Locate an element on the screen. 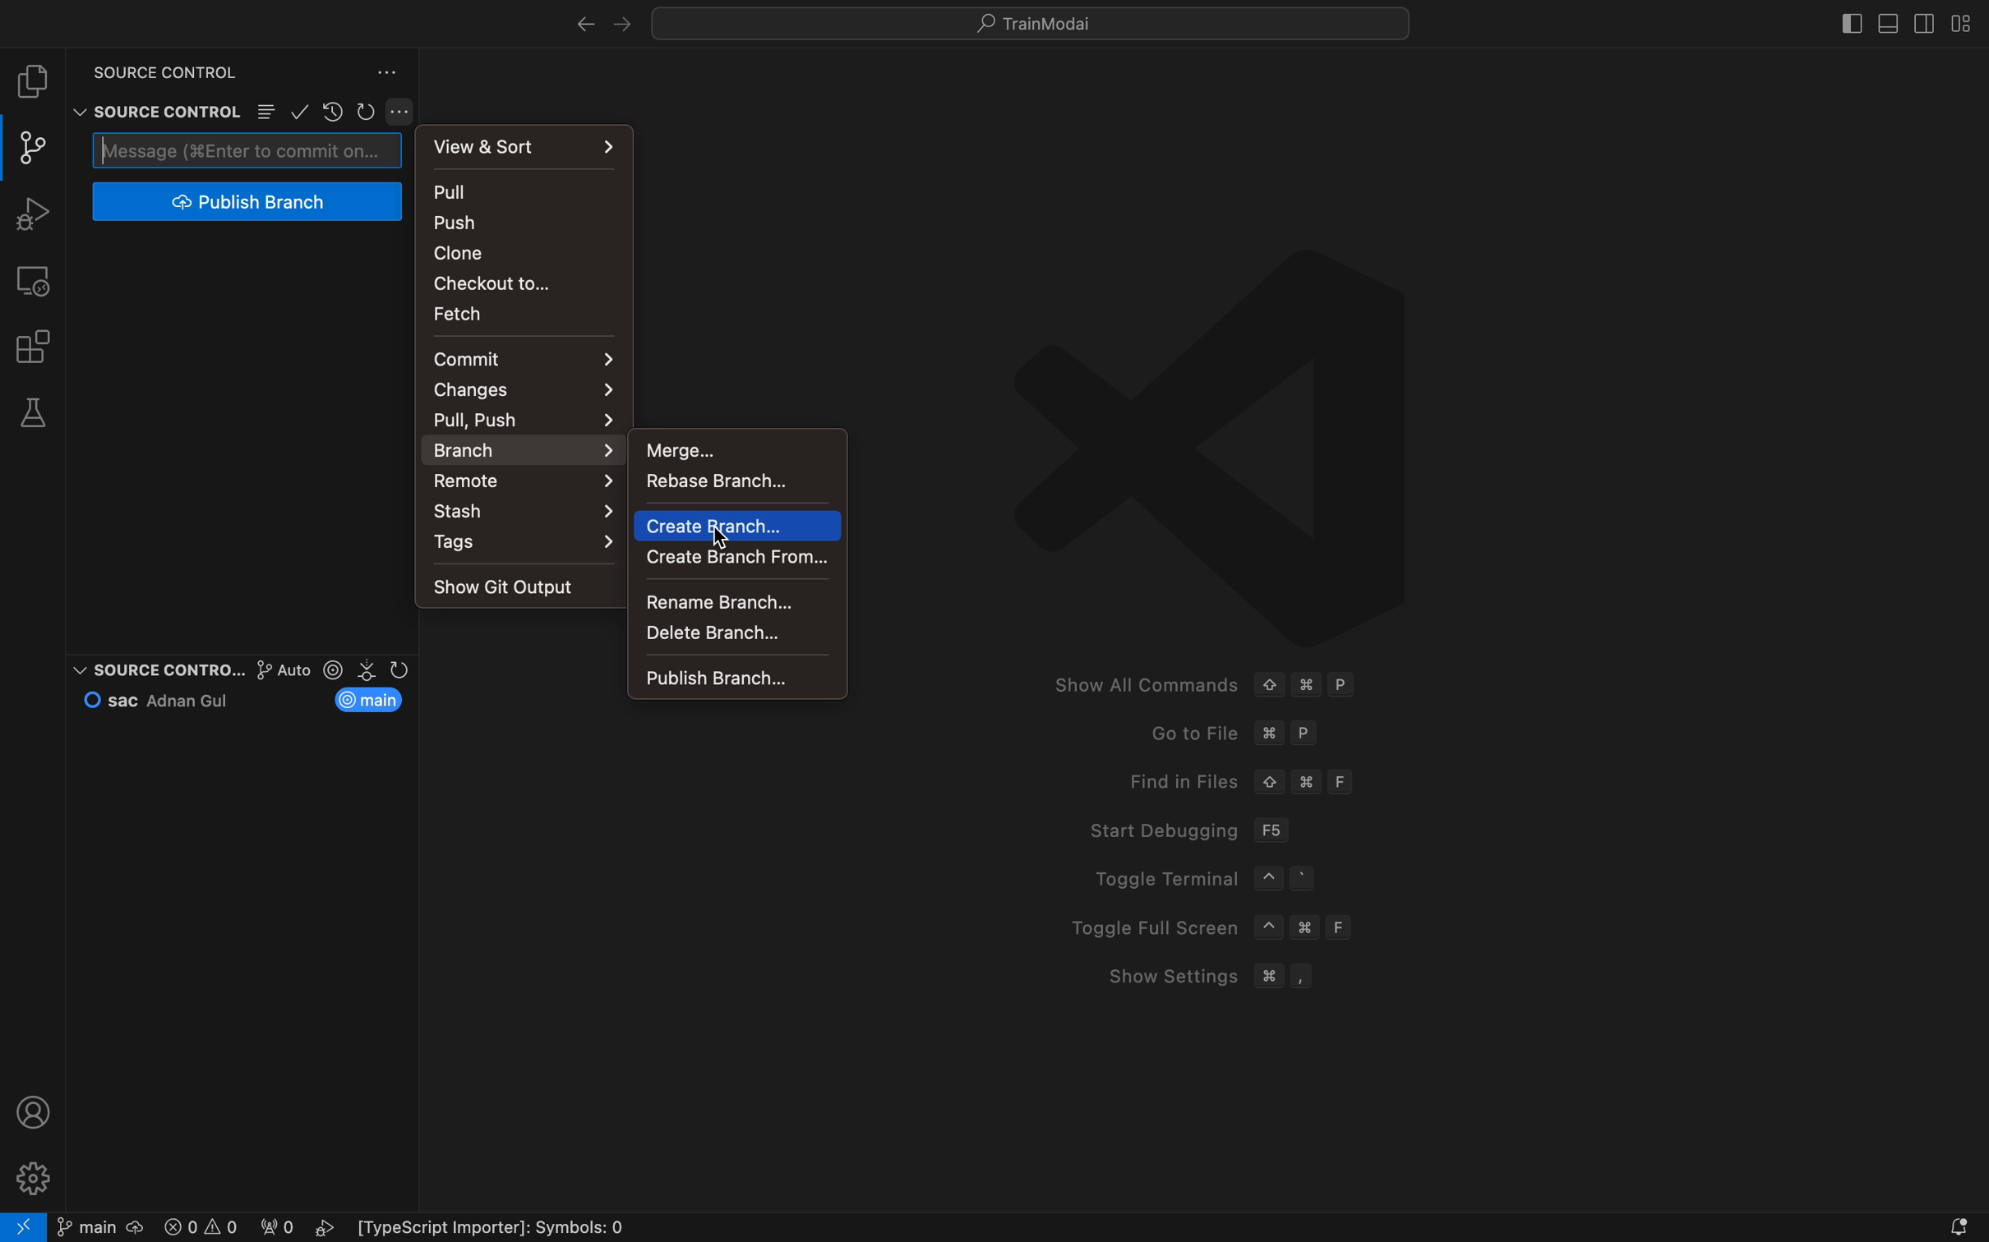 Image resolution: width=1989 pixels, height=1242 pixels. git panel is located at coordinates (33, 148).